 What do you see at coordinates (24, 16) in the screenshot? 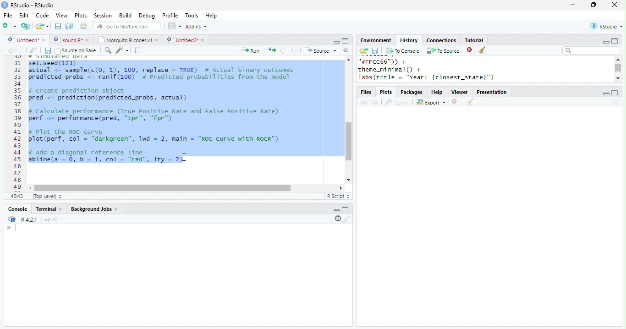
I see `Edit` at bounding box center [24, 16].